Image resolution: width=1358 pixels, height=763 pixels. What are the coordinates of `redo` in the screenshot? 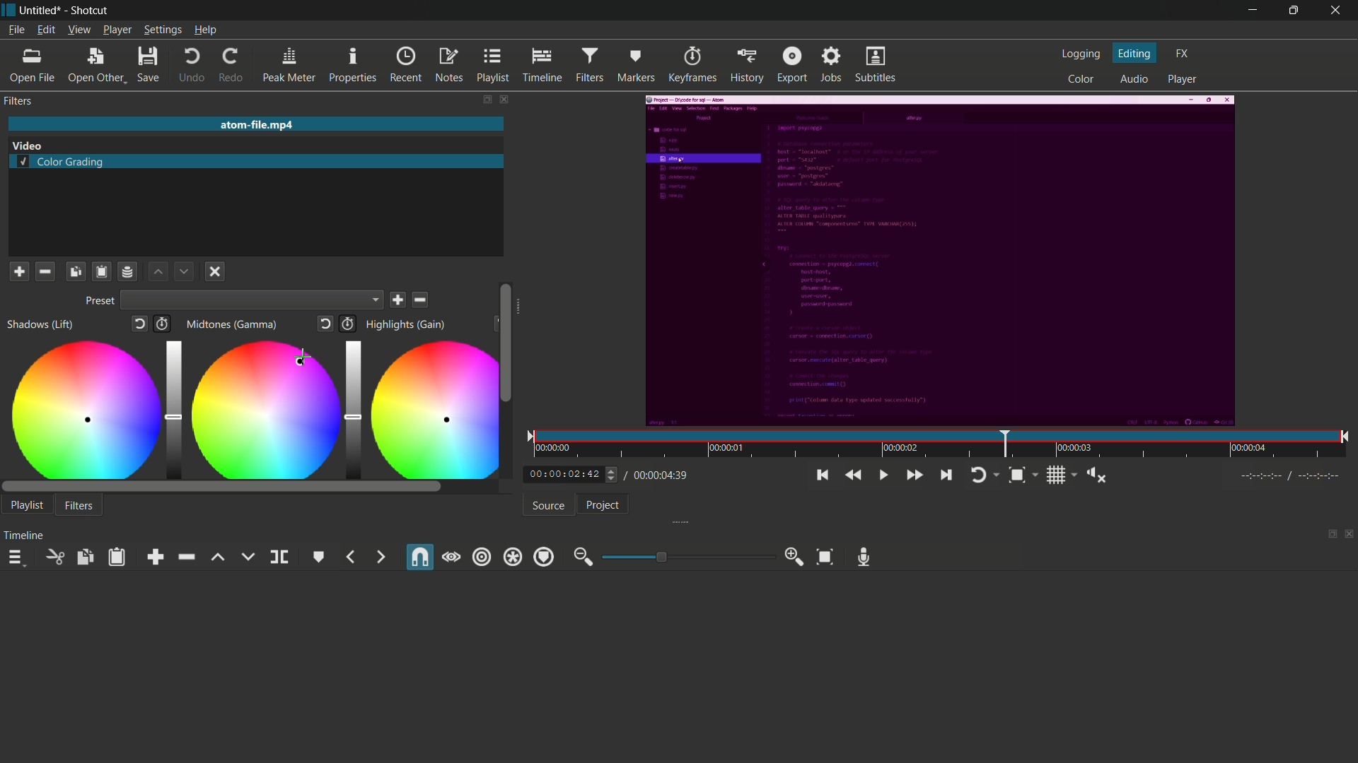 It's located at (232, 66).